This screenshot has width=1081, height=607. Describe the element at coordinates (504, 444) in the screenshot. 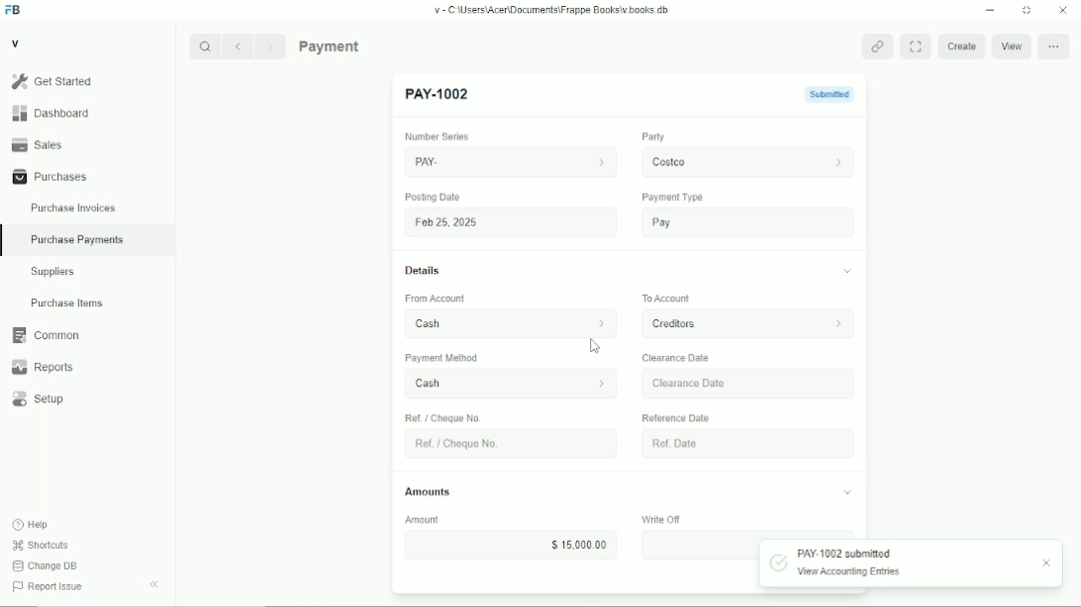

I see `Ret. Choque No.` at that location.